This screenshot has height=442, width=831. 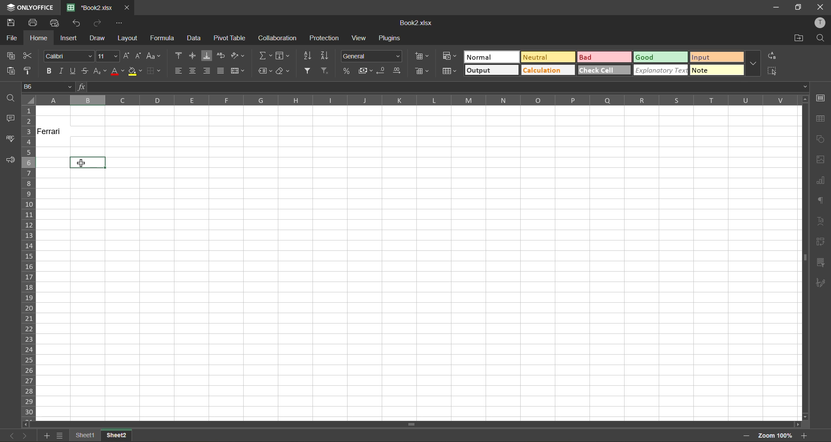 What do you see at coordinates (548, 70) in the screenshot?
I see `calculation` at bounding box center [548, 70].